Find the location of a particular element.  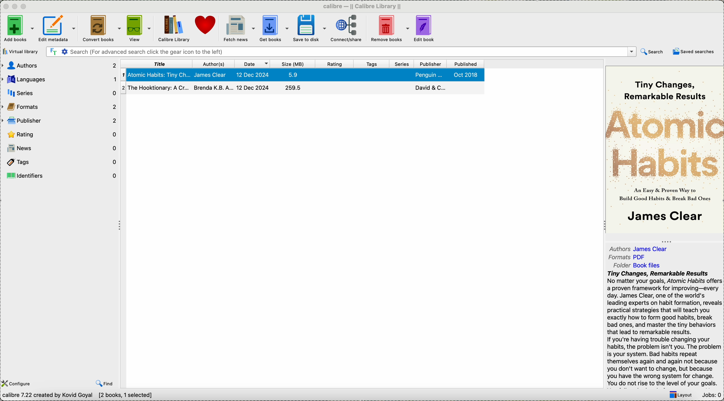

search bar is located at coordinates (340, 52).